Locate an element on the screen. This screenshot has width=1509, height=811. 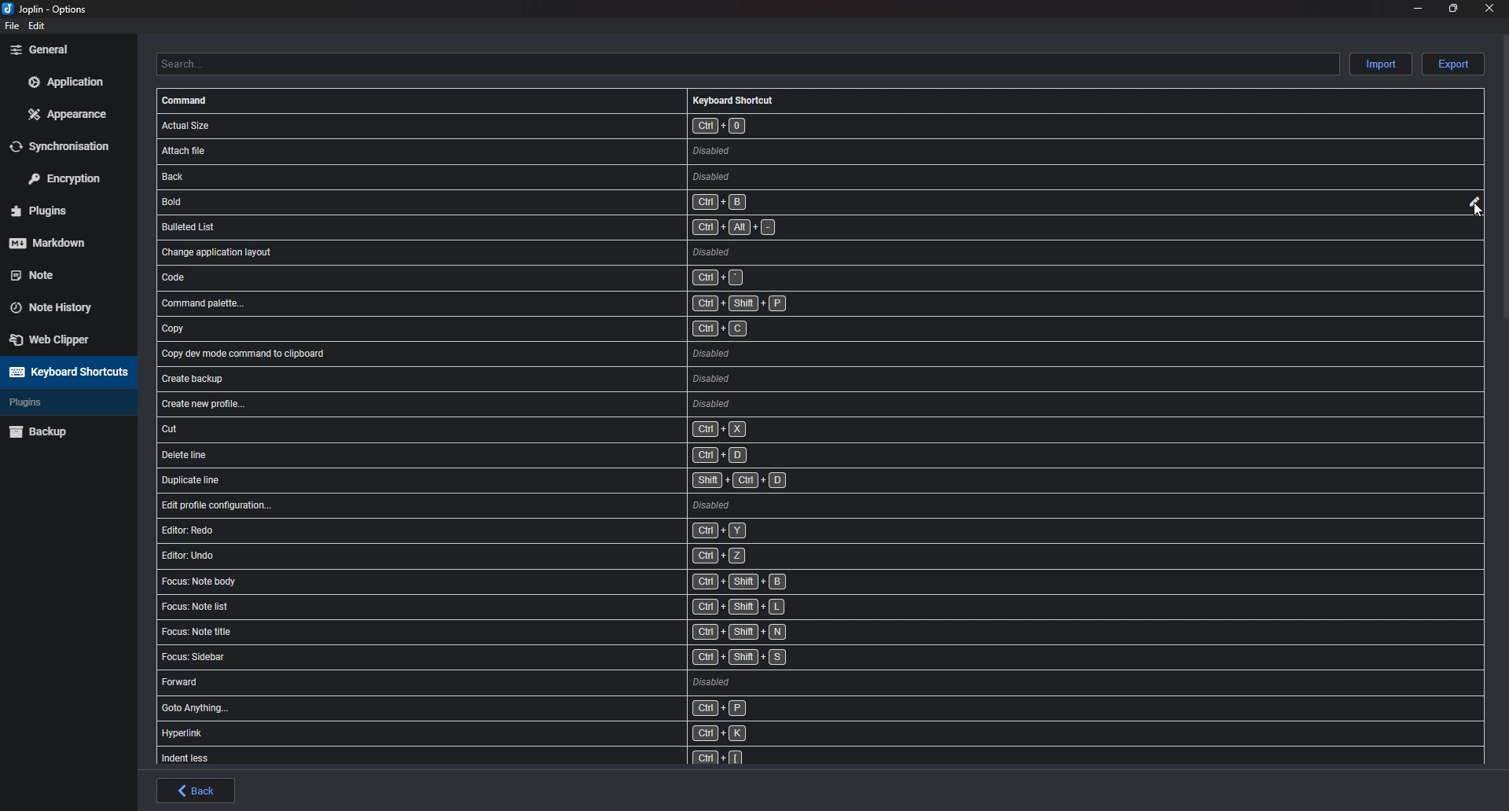
back is located at coordinates (196, 791).